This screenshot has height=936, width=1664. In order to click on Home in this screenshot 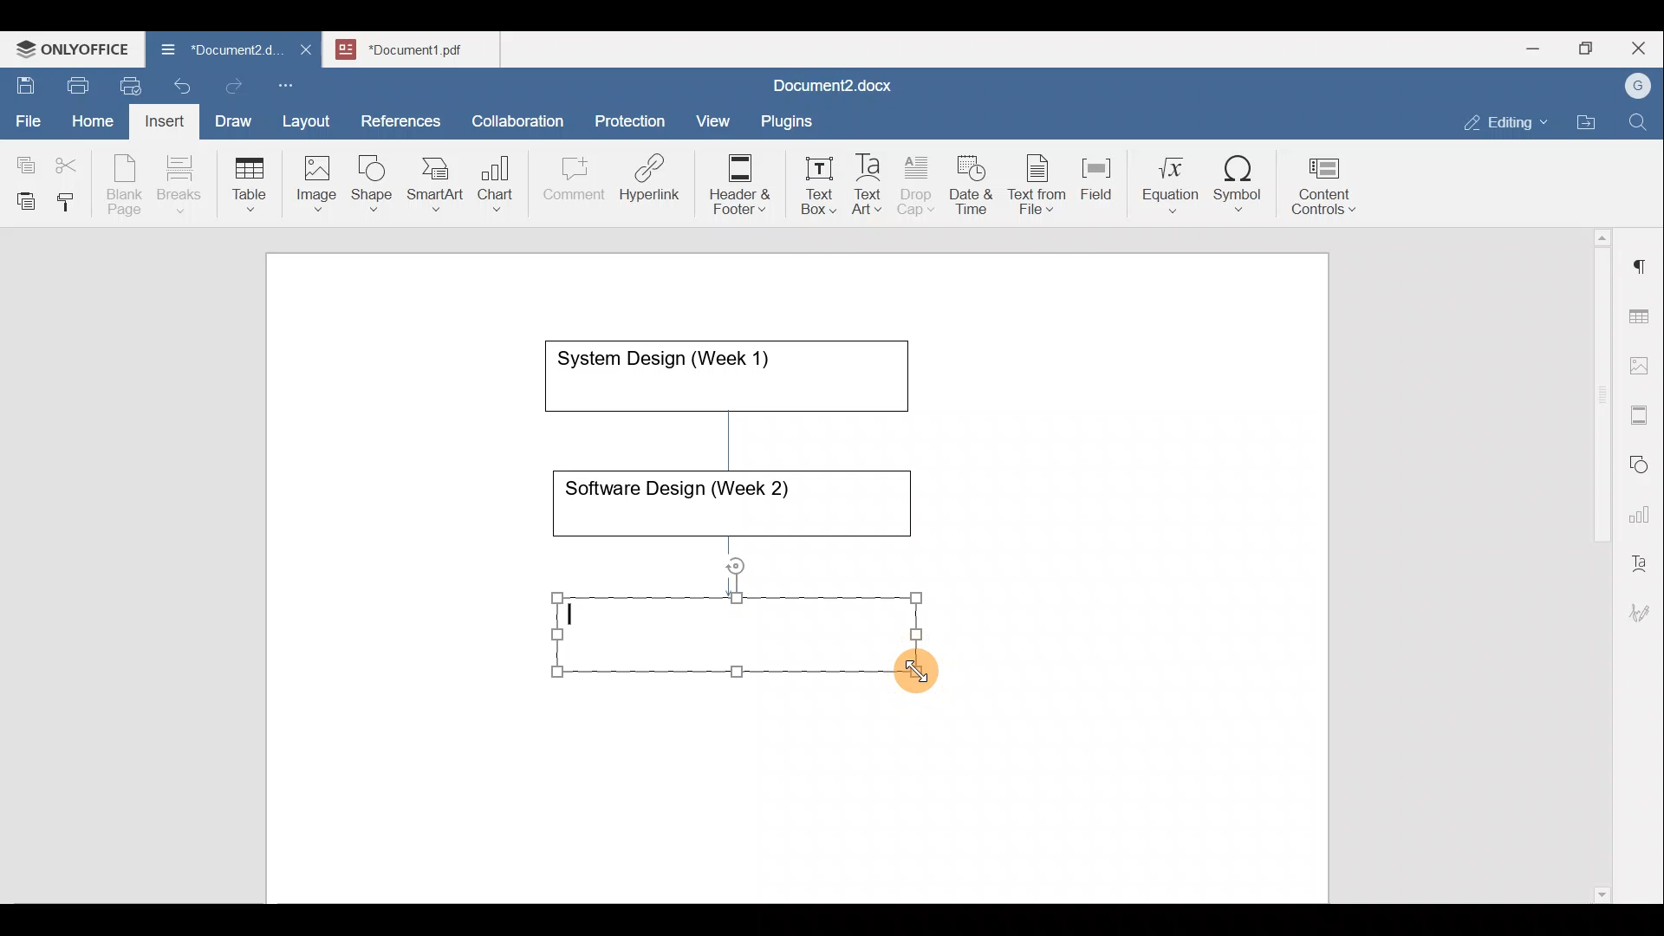, I will do `click(94, 120)`.